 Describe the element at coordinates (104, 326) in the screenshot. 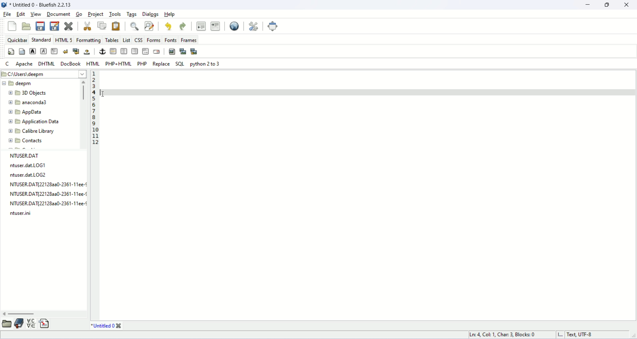

I see `file name` at that location.